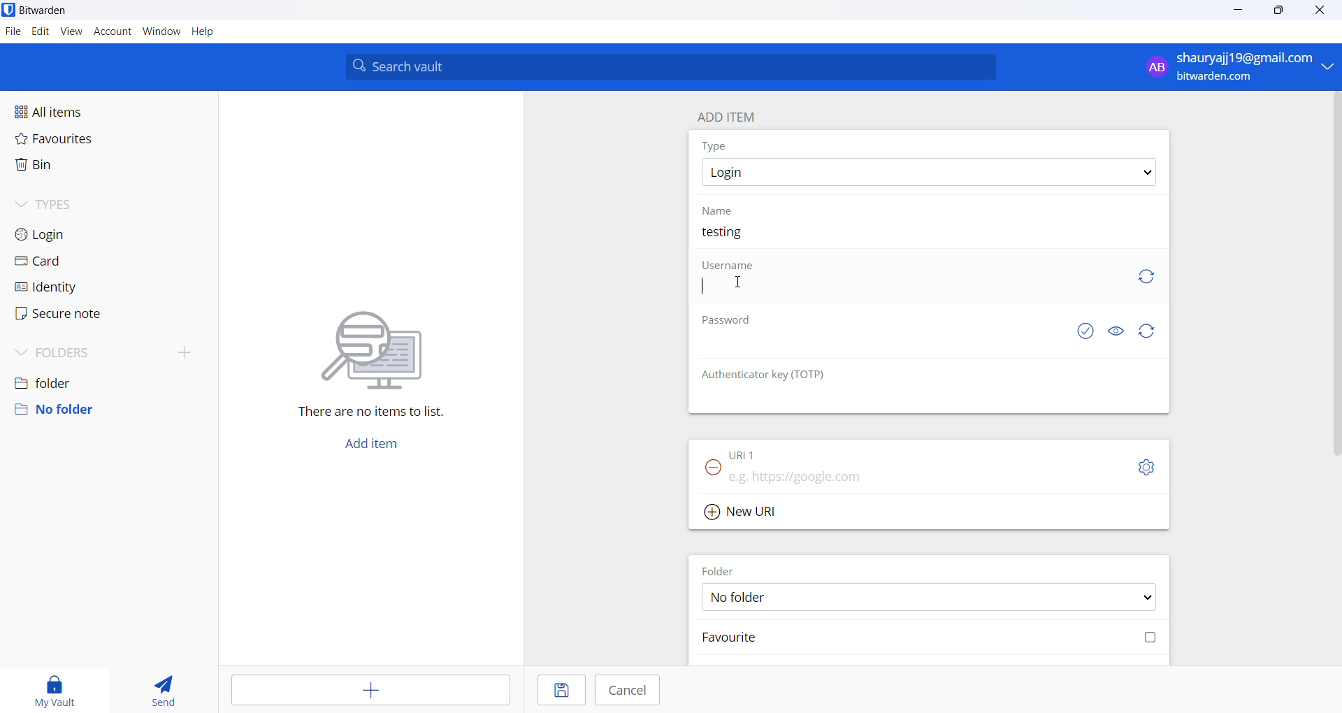 The image size is (1342, 713). Describe the element at coordinates (161, 31) in the screenshot. I see `window` at that location.